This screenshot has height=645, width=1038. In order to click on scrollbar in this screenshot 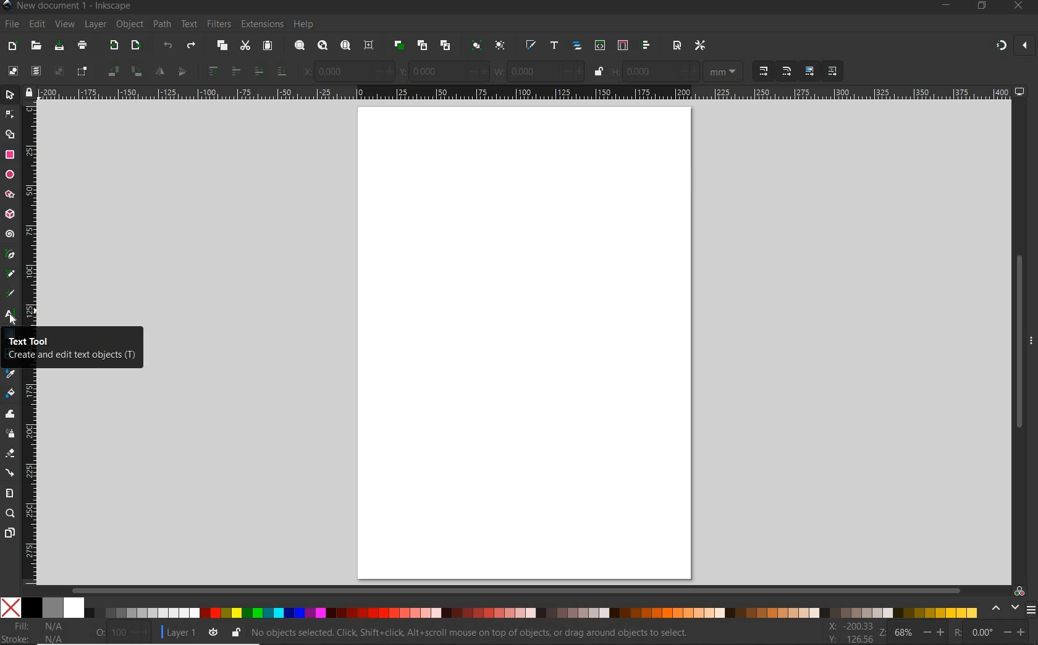, I will do `click(517, 590)`.